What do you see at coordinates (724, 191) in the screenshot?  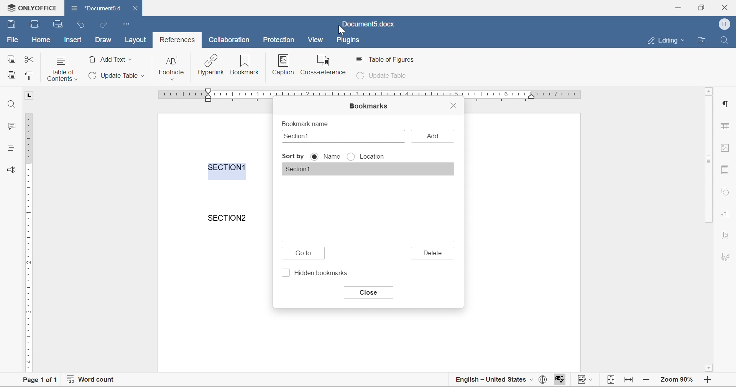 I see `shape settings` at bounding box center [724, 191].